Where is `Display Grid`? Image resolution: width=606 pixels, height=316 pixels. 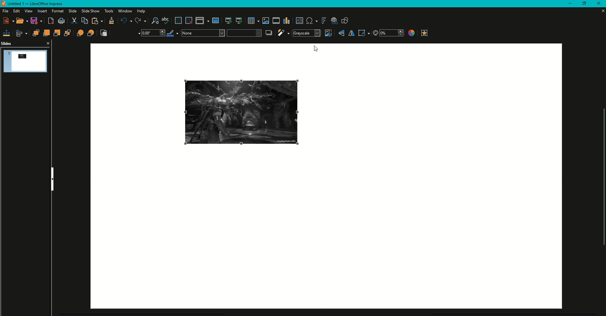
Display Grid is located at coordinates (178, 21).